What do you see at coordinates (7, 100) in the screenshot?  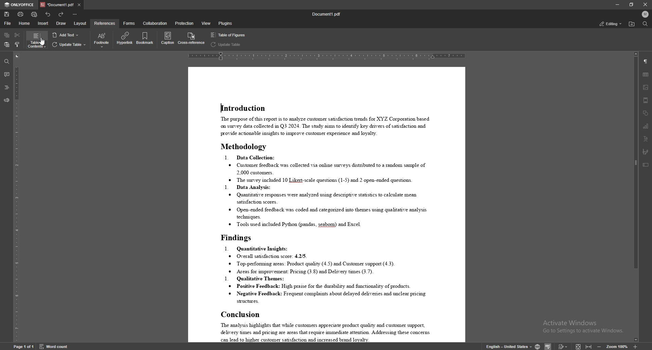 I see `feedback` at bounding box center [7, 100].